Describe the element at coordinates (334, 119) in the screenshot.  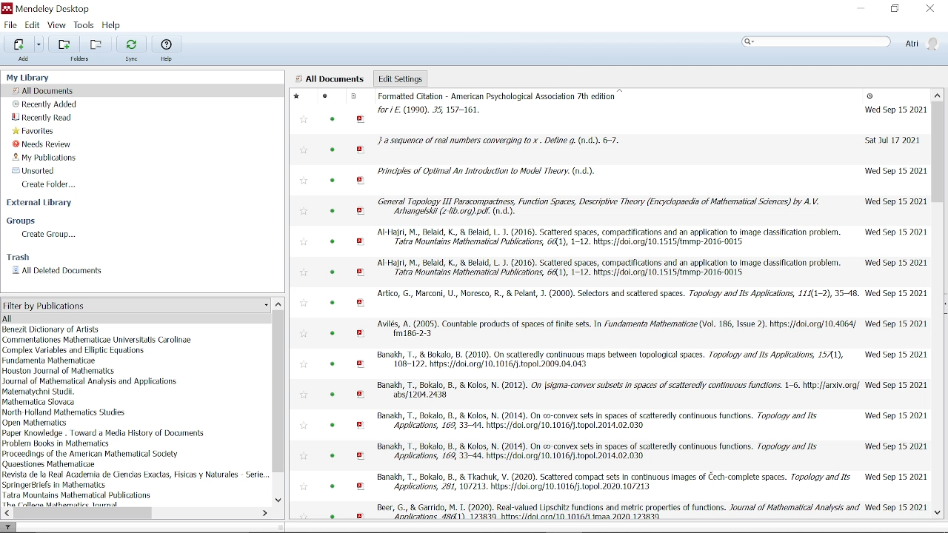
I see `read status` at that location.